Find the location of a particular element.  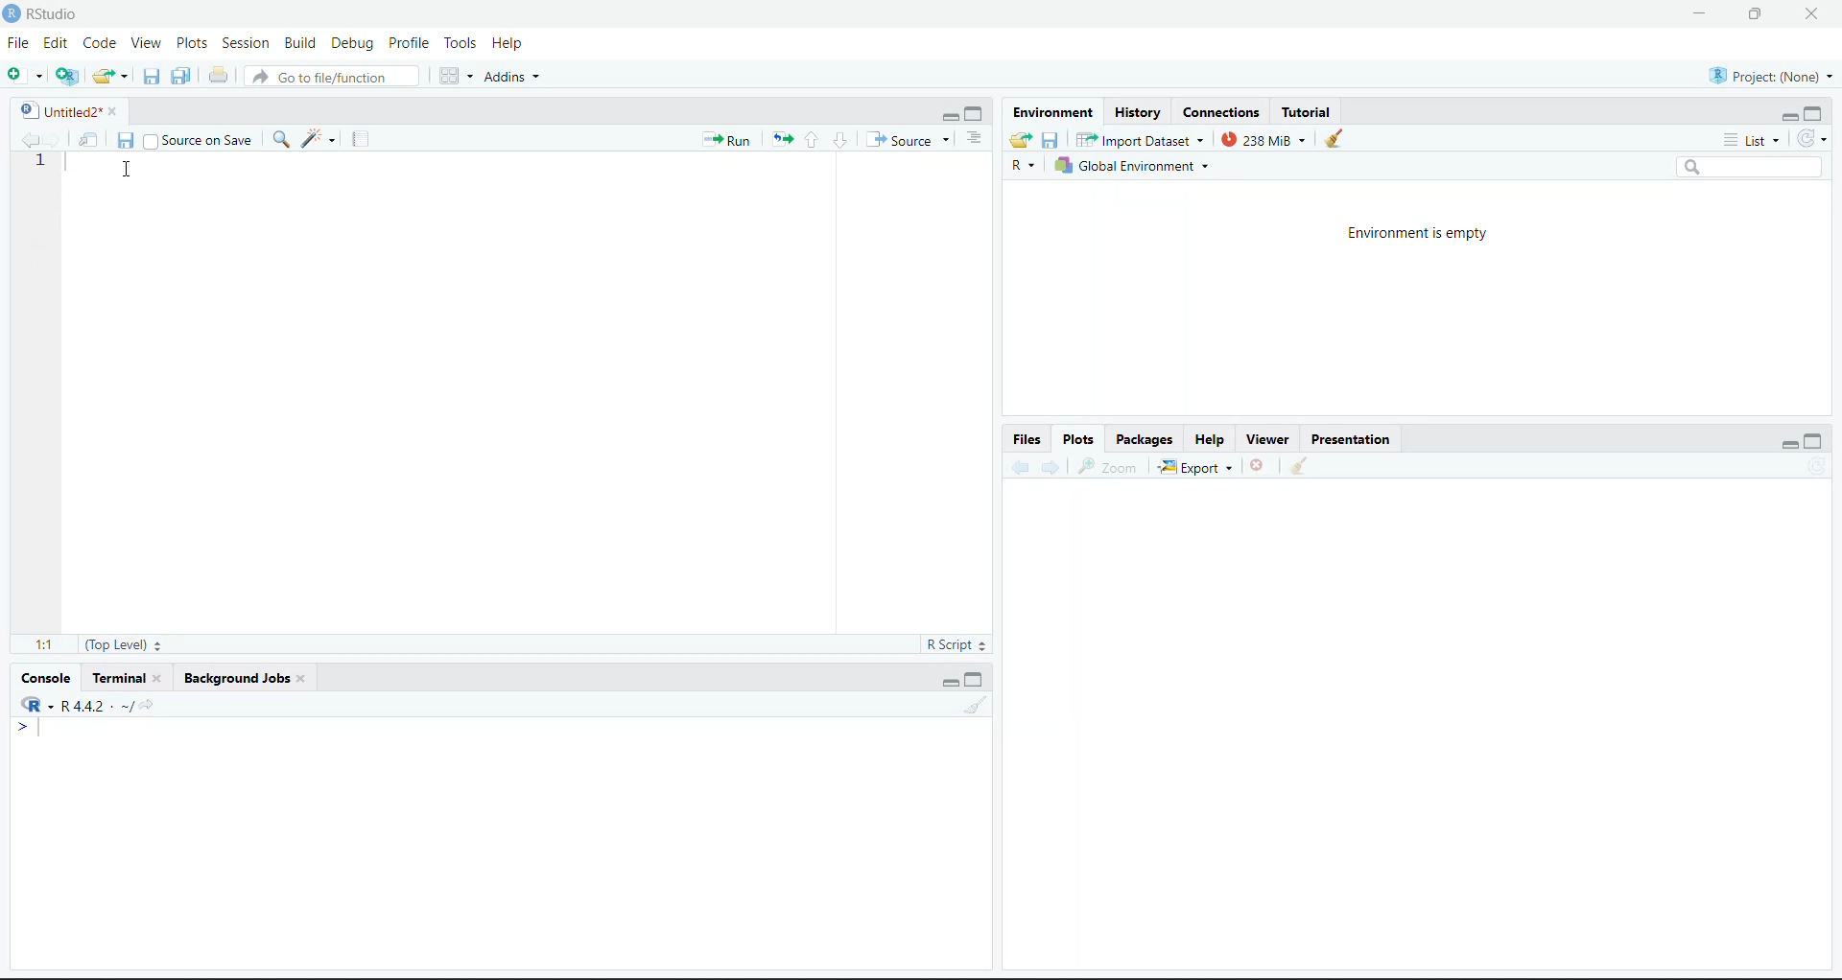

Global Environment is located at coordinates (1131, 165).